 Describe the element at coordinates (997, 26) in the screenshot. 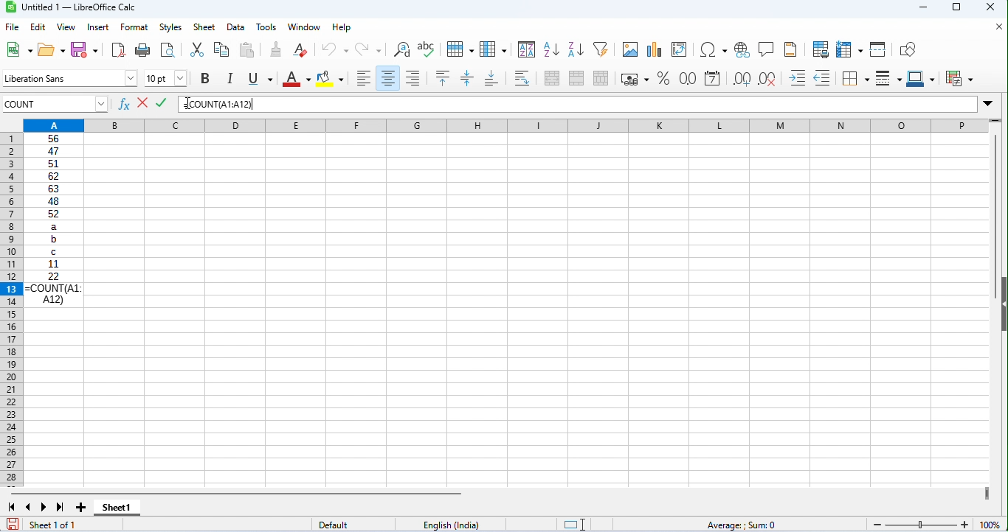

I see `close` at that location.